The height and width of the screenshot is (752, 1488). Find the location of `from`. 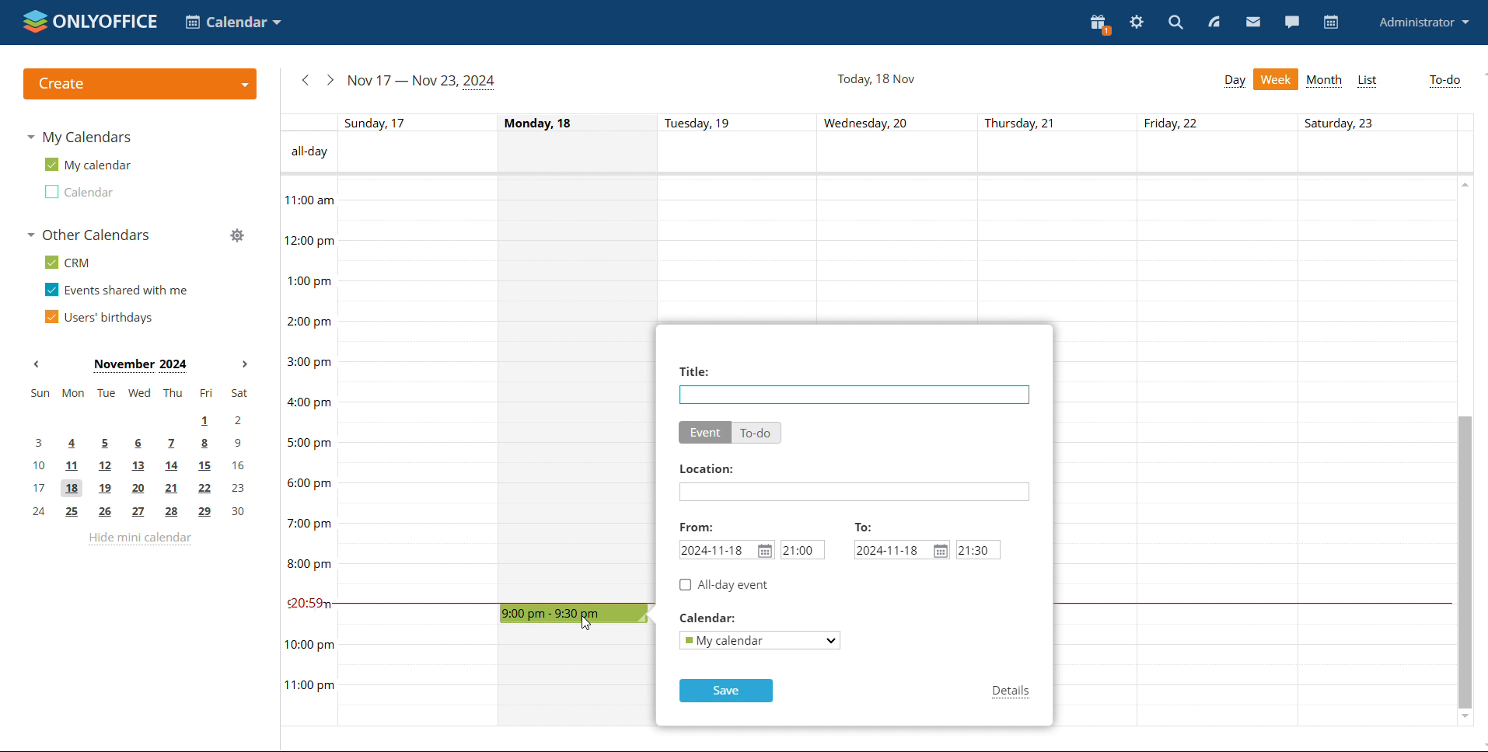

from is located at coordinates (698, 526).